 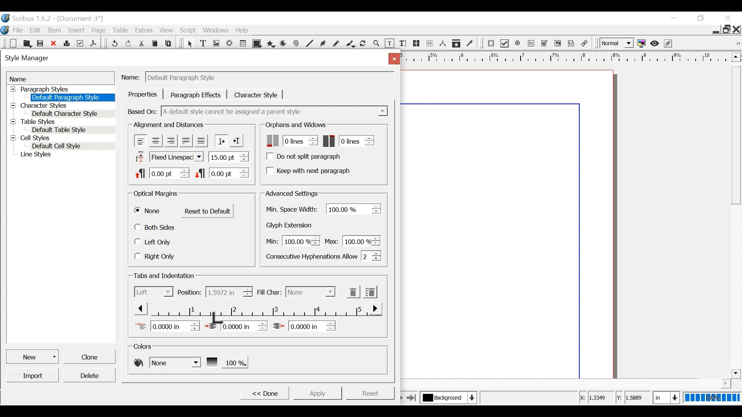 What do you see at coordinates (228, 292) in the screenshot?
I see `Position of tab` at bounding box center [228, 292].